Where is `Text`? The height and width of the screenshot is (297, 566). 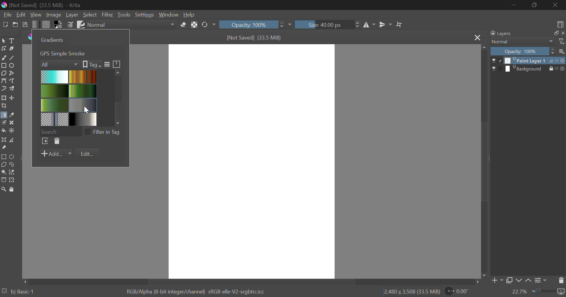
Text is located at coordinates (11, 40).